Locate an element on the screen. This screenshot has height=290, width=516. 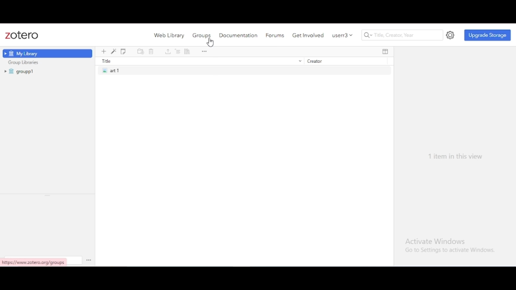
tag selector options is located at coordinates (89, 260).